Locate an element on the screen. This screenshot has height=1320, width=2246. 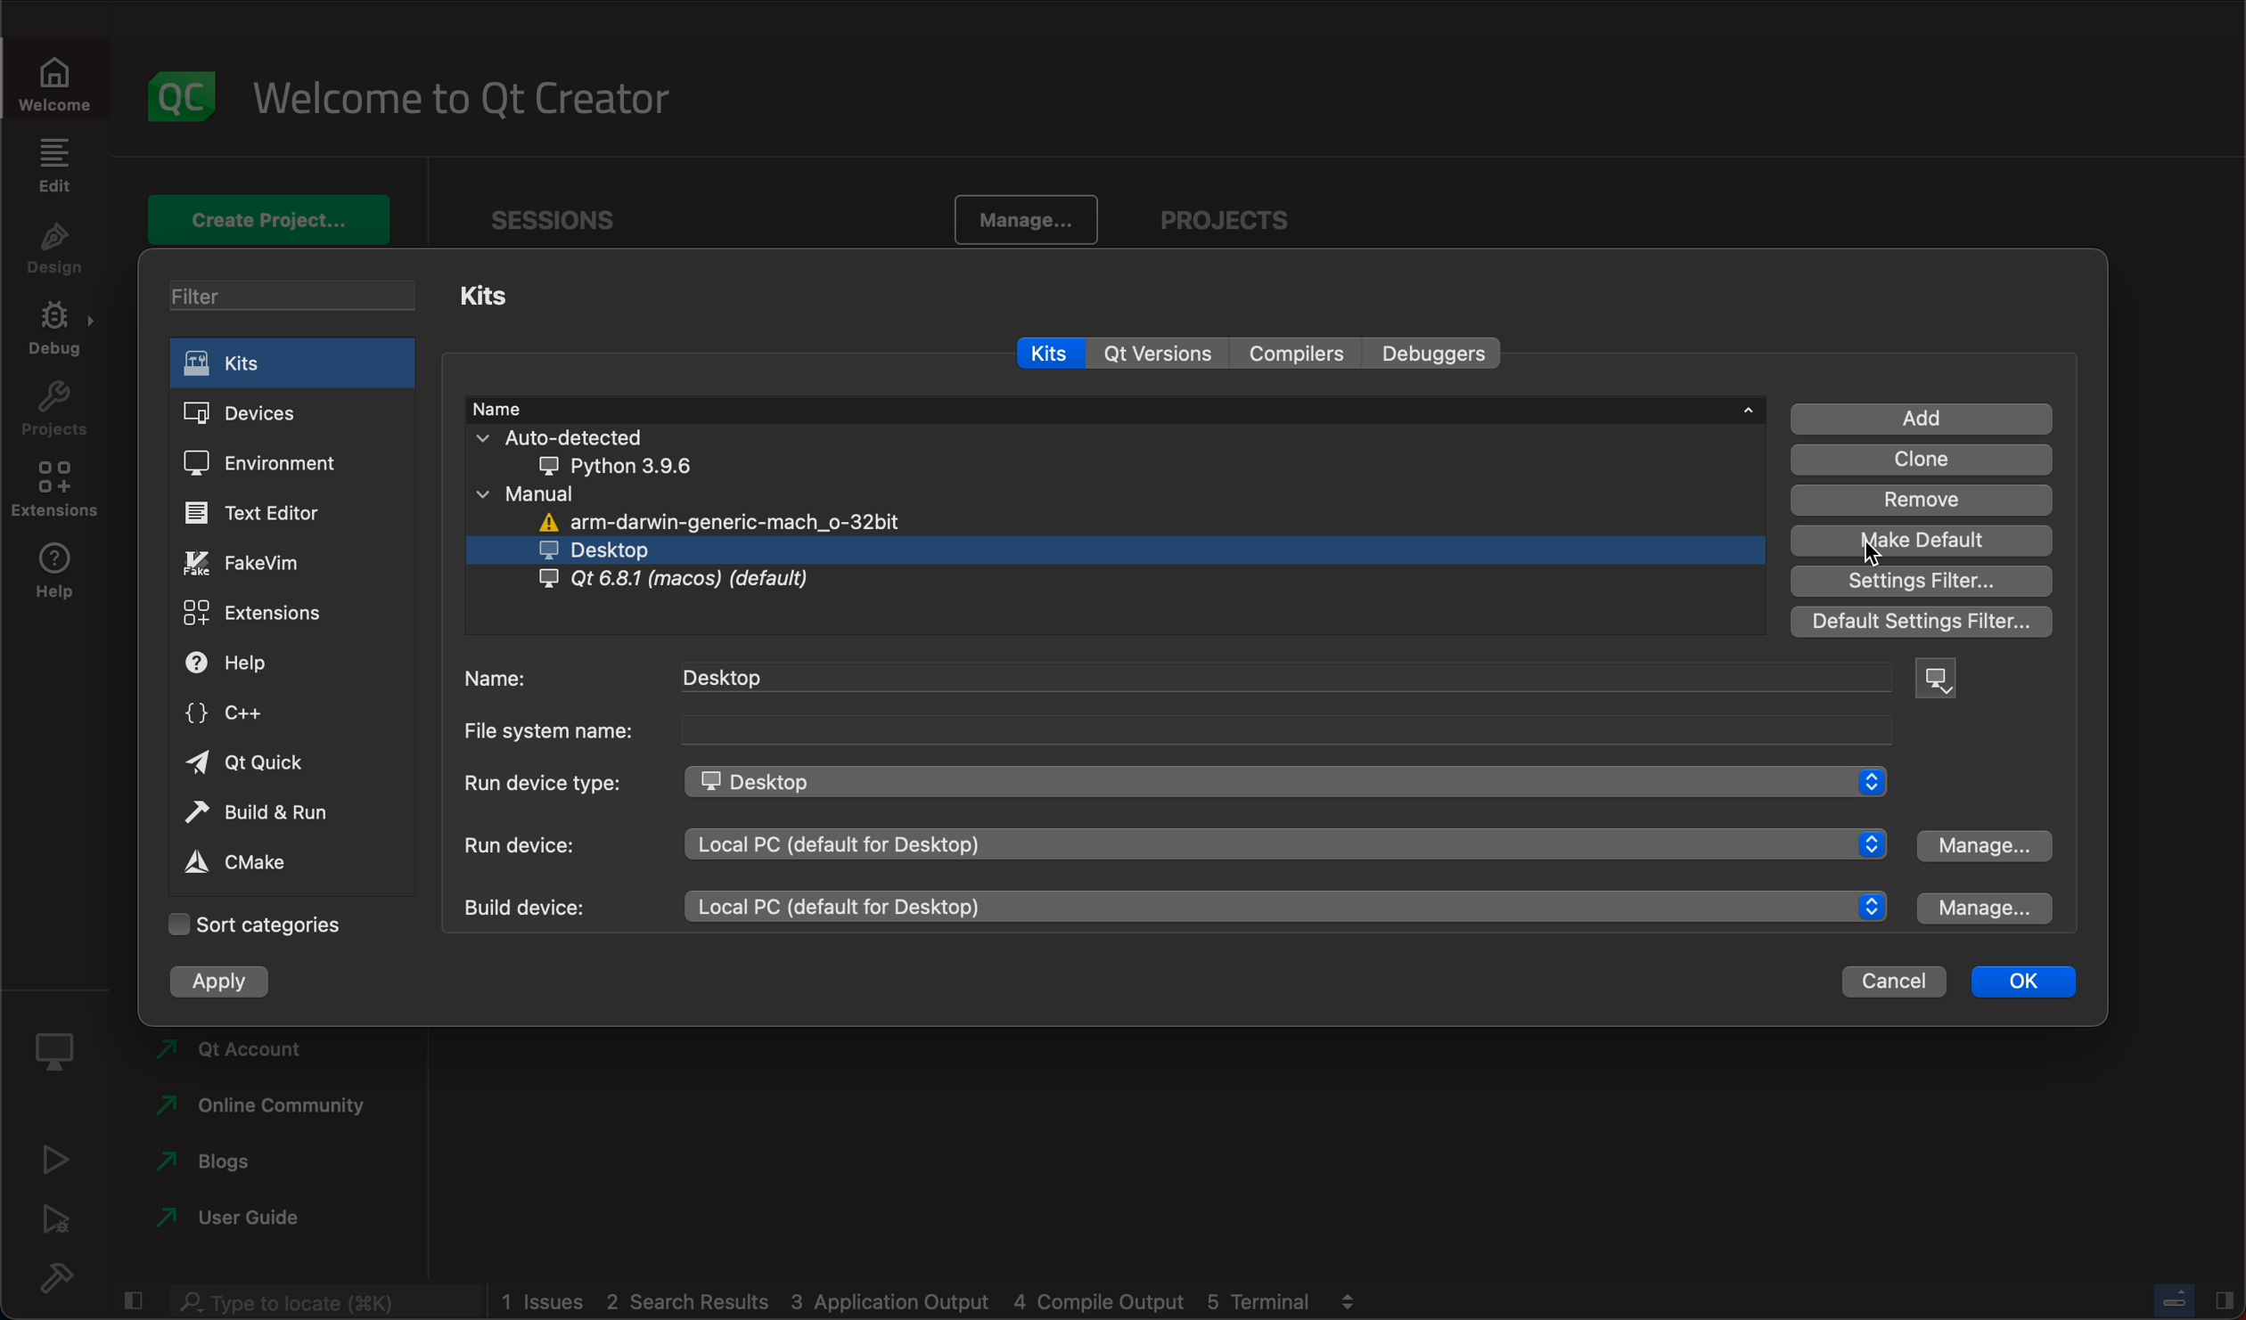
projects is located at coordinates (53, 416).